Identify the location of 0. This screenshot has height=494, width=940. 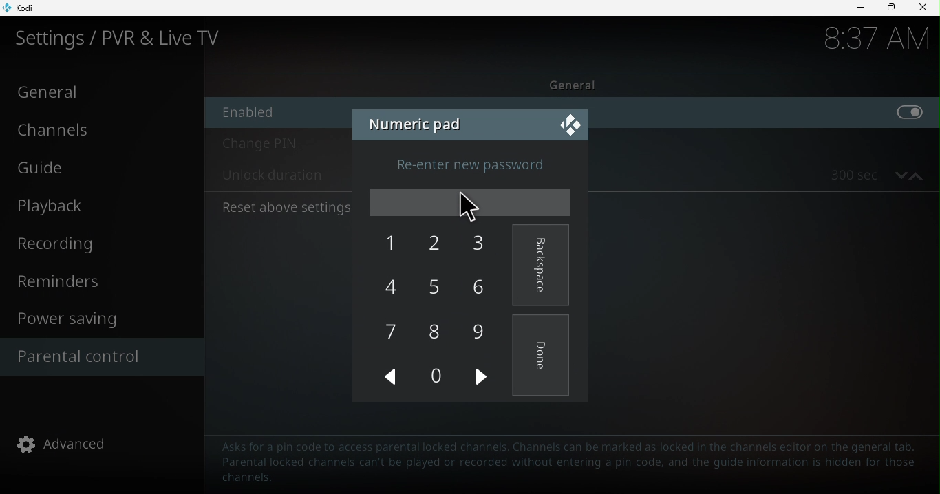
(445, 378).